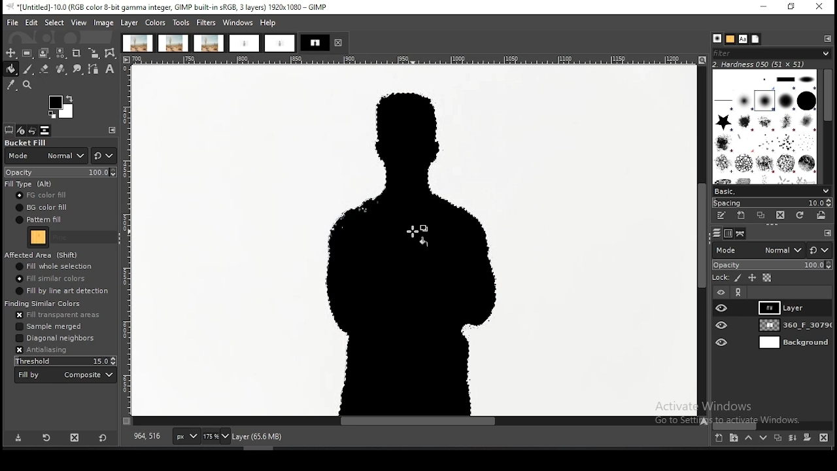  What do you see at coordinates (776, 437) in the screenshot?
I see `duplicate layer` at bounding box center [776, 437].